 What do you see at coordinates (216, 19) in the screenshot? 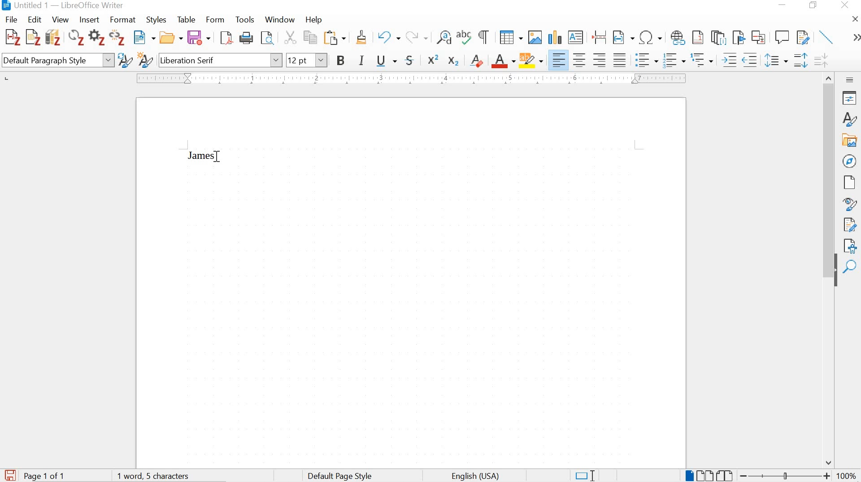
I see `form` at bounding box center [216, 19].